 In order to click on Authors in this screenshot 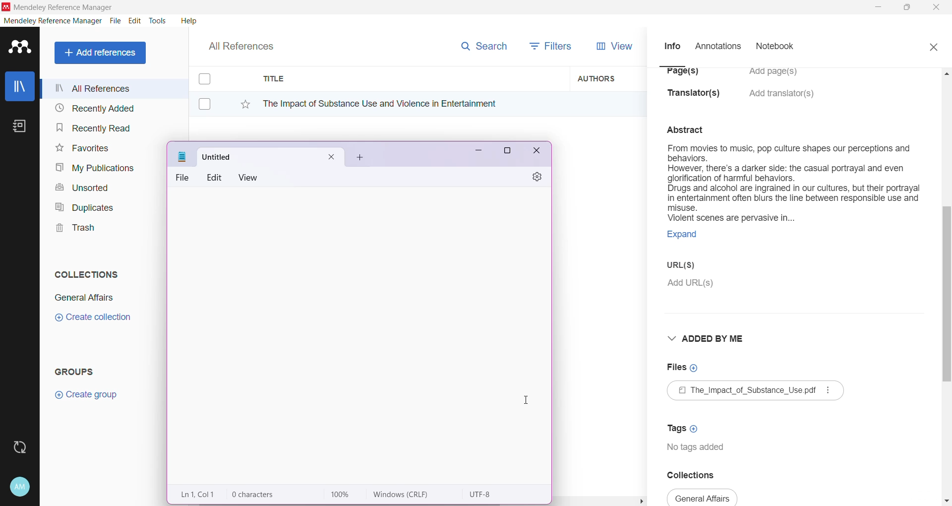, I will do `click(608, 78)`.